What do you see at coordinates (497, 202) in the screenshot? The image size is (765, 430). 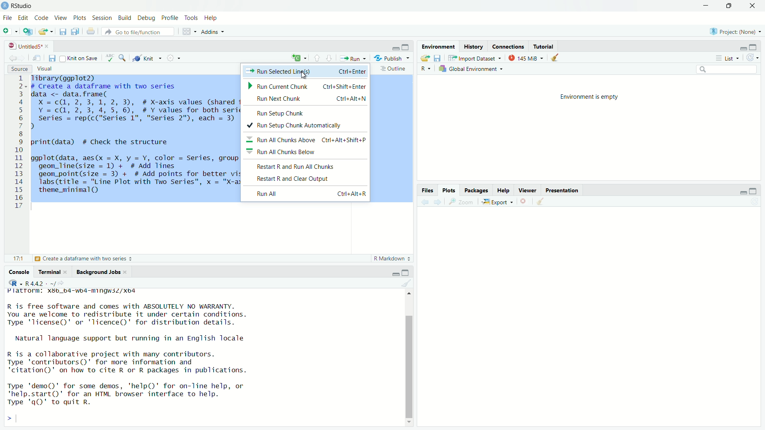 I see `Export` at bounding box center [497, 202].